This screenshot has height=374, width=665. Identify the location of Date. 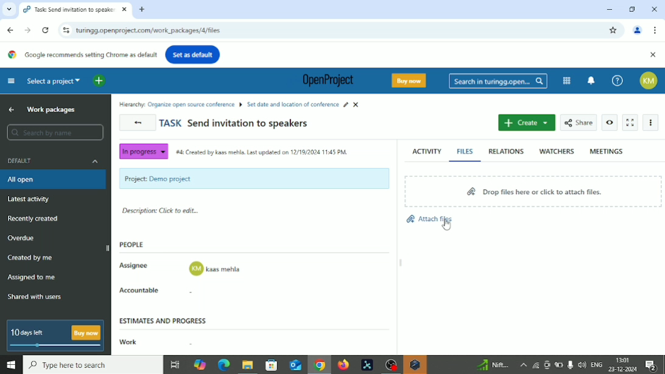
(624, 369).